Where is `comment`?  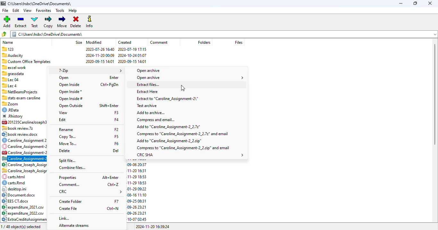 comment is located at coordinates (69, 185).